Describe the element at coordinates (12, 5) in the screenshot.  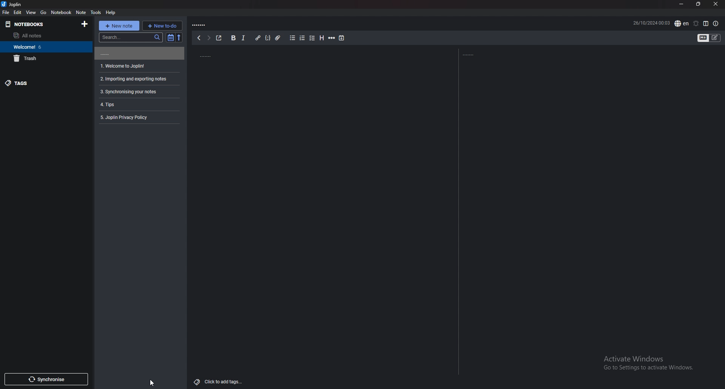
I see `Joplin` at that location.